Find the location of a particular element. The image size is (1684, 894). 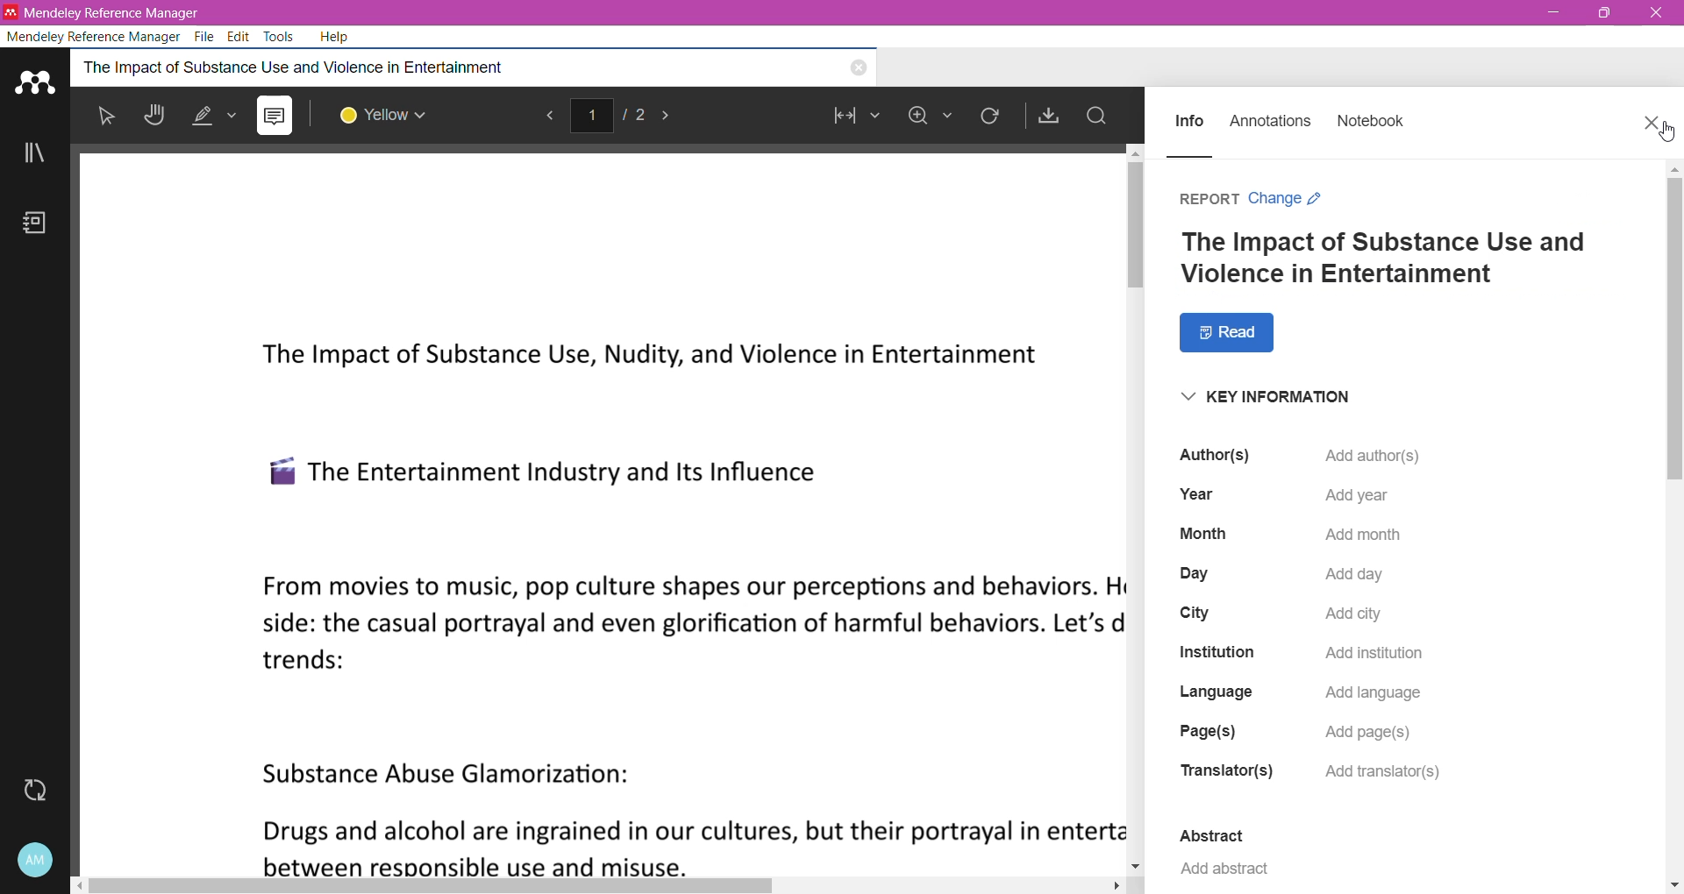

Vertical Scroll Bar is located at coordinates (1134, 508).